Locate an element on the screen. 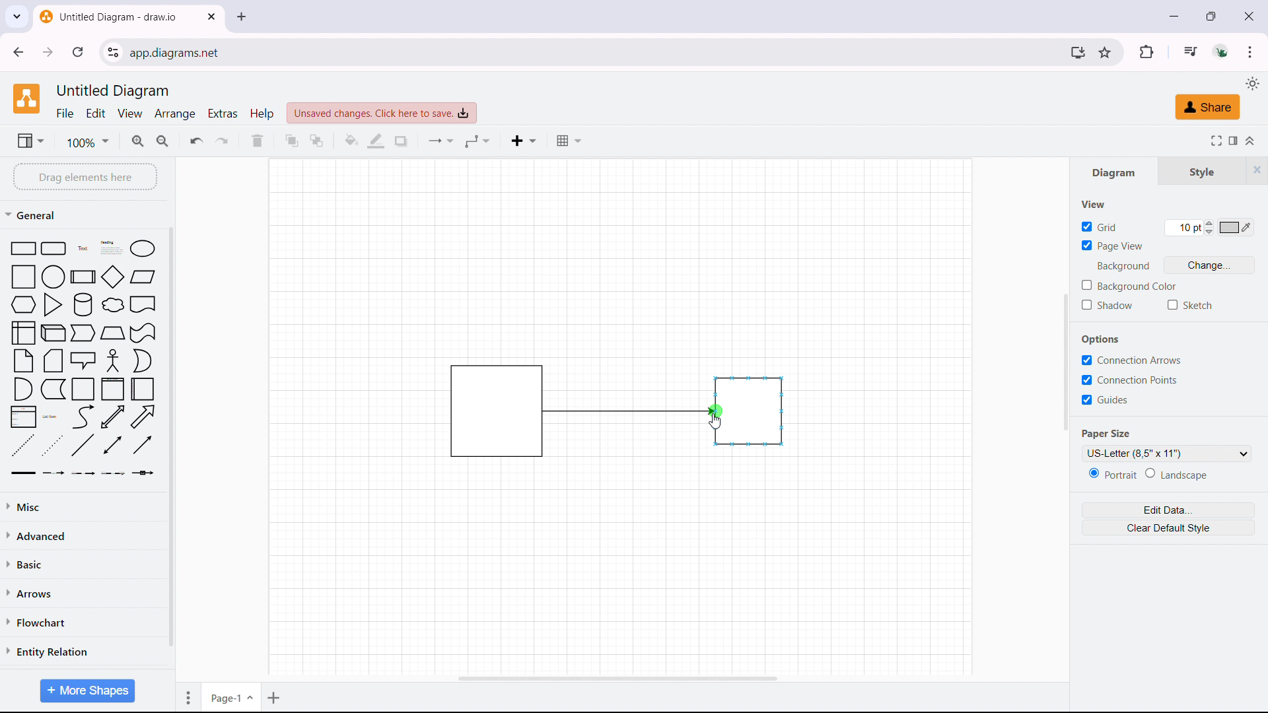 This screenshot has width=1268, height=713. URL space is located at coordinates (595, 51).